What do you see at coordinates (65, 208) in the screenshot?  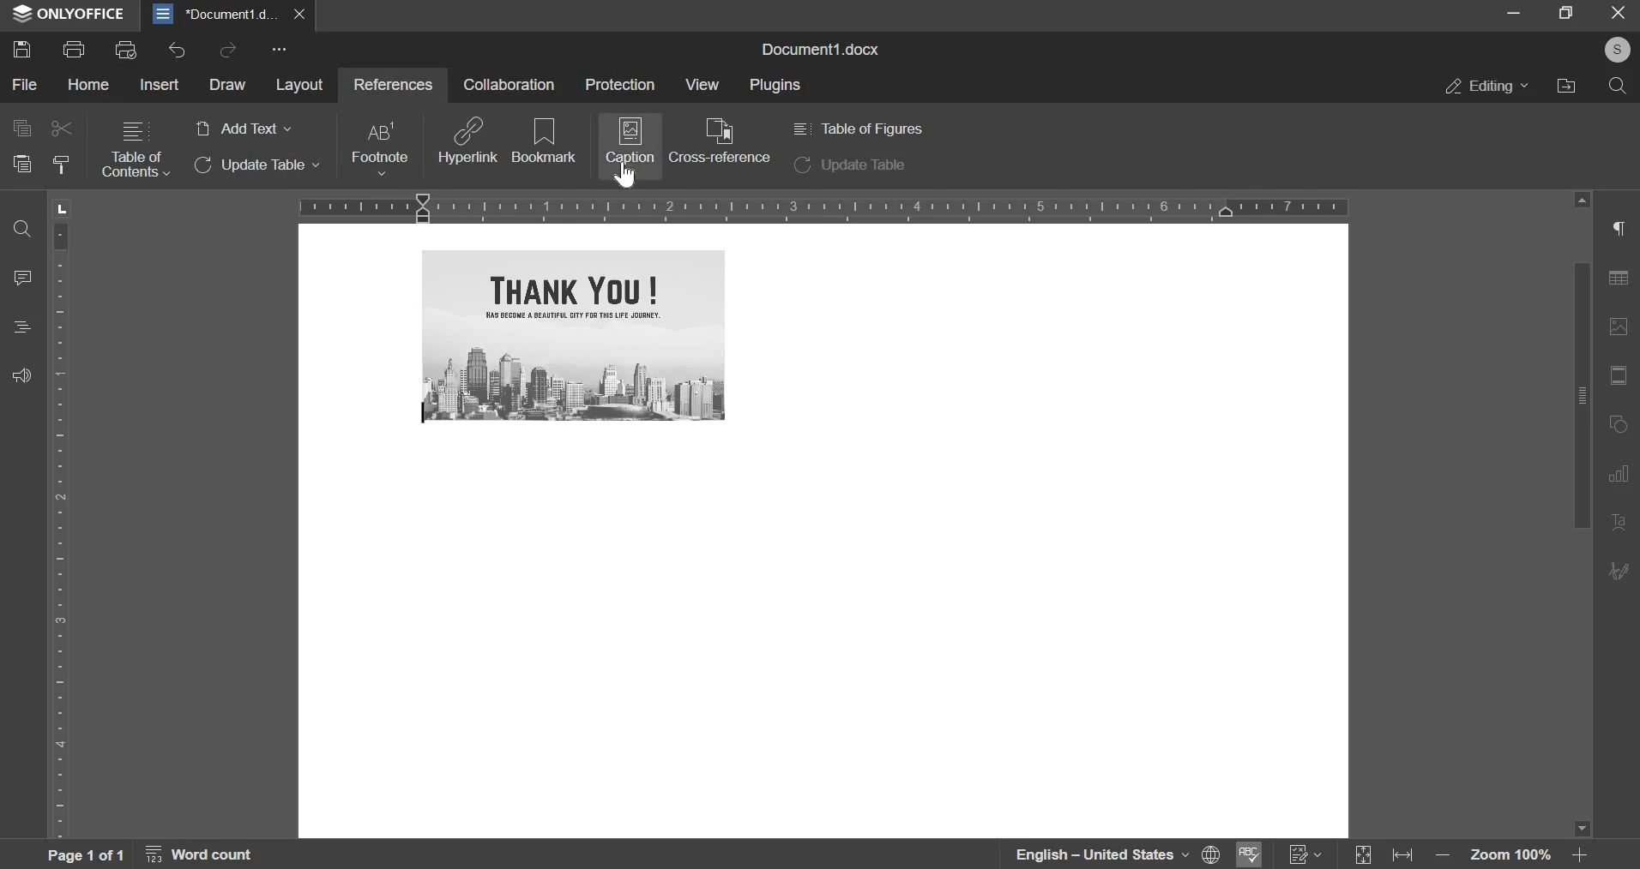 I see `L` at bounding box center [65, 208].